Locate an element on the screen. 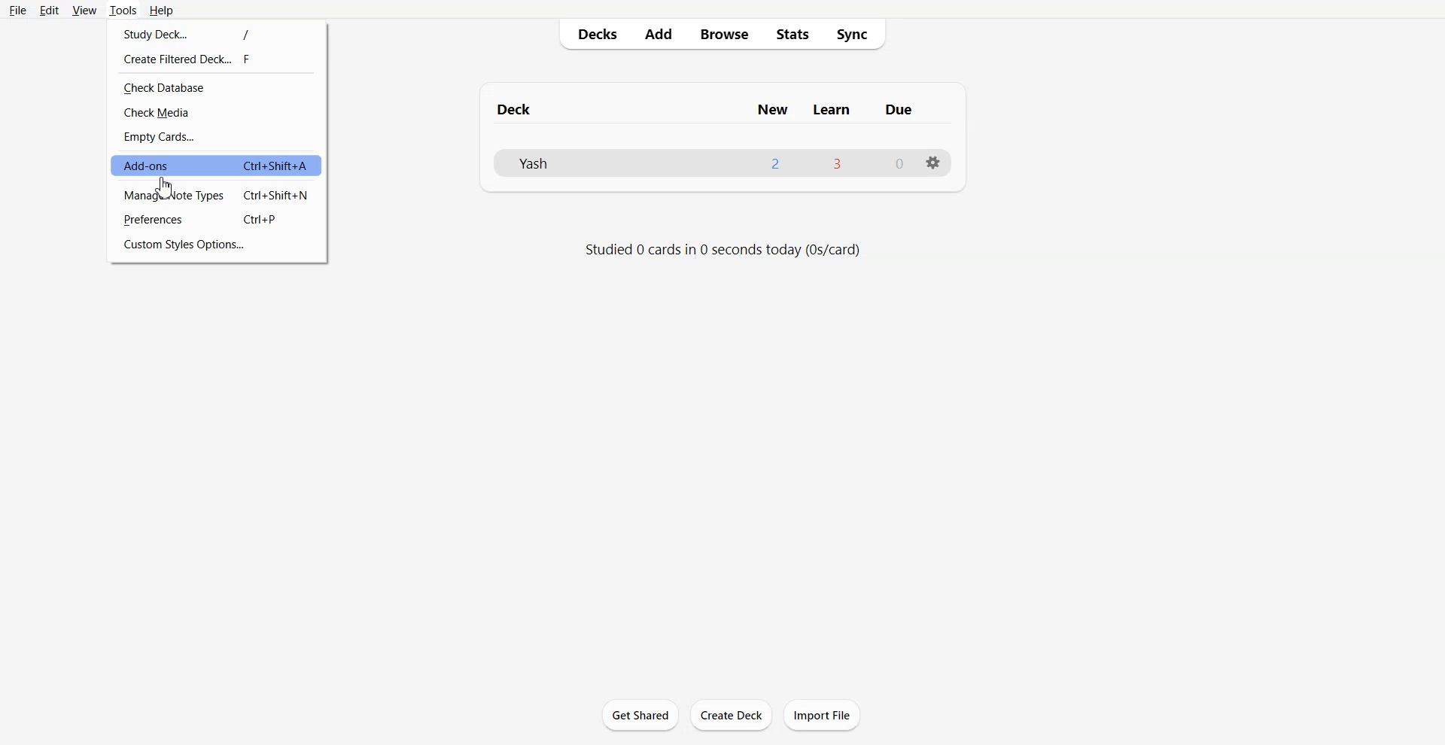 This screenshot has height=745, width=1445. 0 is located at coordinates (900, 164).